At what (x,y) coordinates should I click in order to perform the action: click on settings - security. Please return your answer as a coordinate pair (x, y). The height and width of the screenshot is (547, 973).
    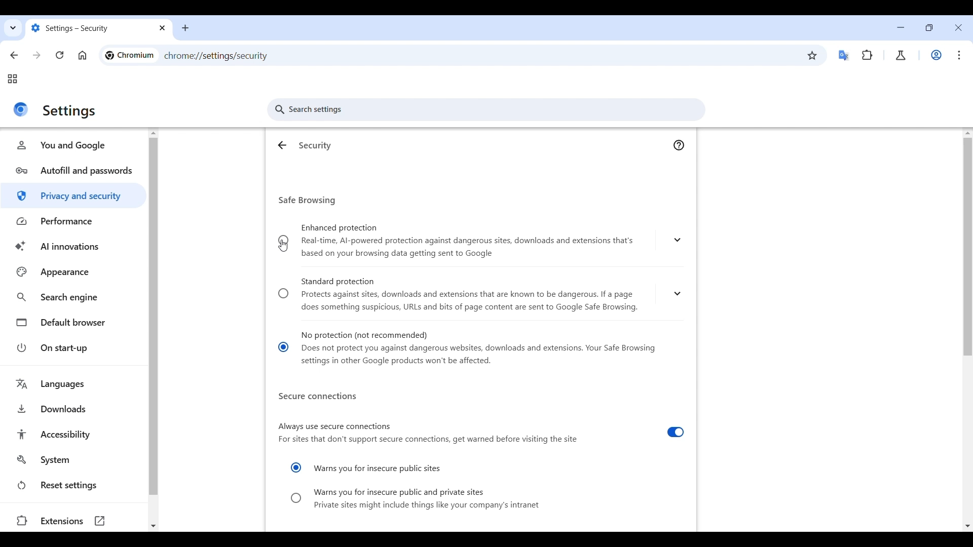
    Looking at the image, I should click on (90, 28).